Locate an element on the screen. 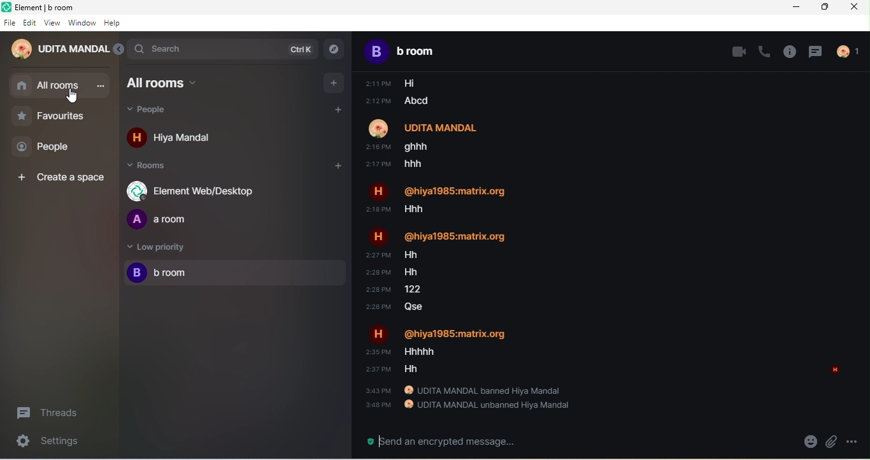 This screenshot has height=460, width=870. collapse is located at coordinates (119, 51).